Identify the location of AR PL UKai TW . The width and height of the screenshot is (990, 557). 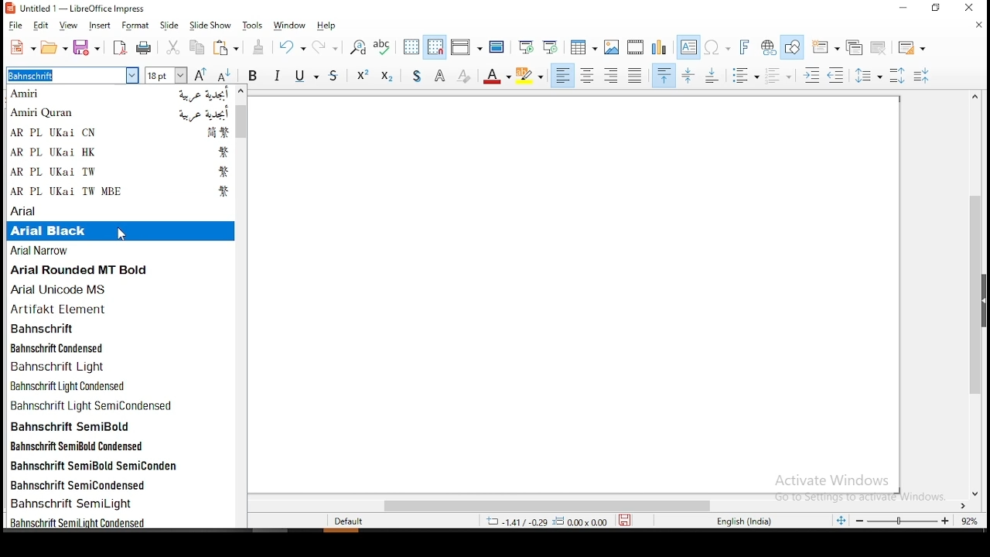
(122, 173).